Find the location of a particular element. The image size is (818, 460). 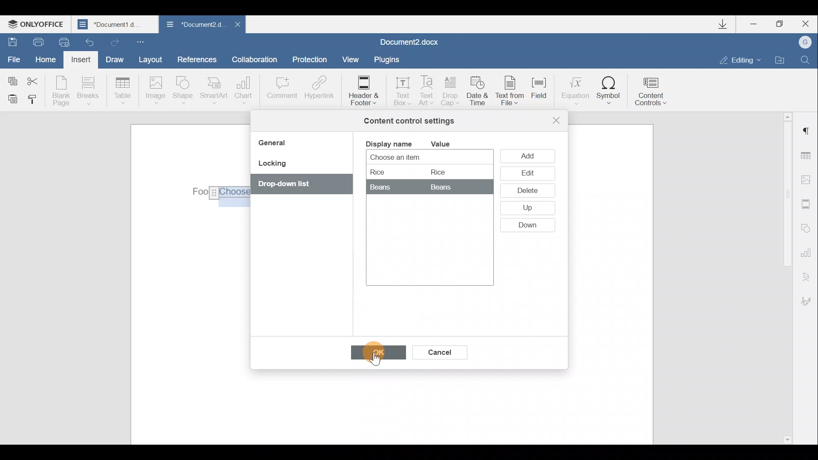

Text Art is located at coordinates (427, 91).